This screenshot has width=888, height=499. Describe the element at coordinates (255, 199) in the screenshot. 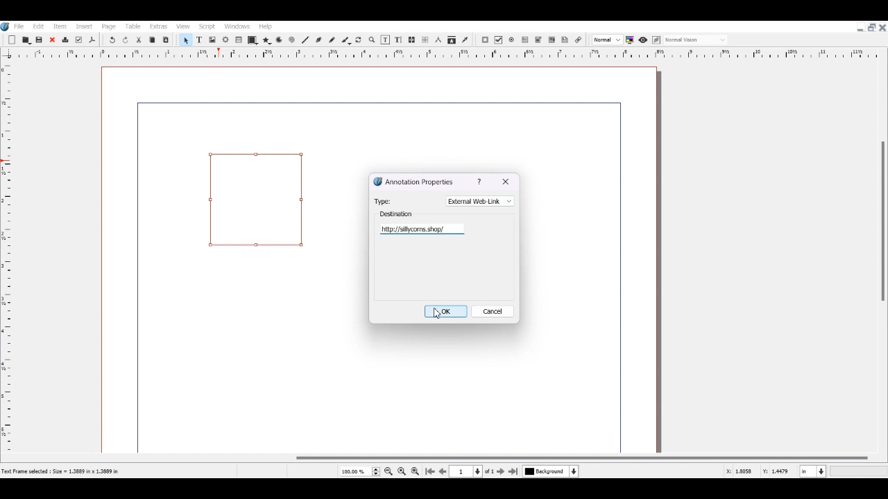

I see `Link Annotation` at that location.